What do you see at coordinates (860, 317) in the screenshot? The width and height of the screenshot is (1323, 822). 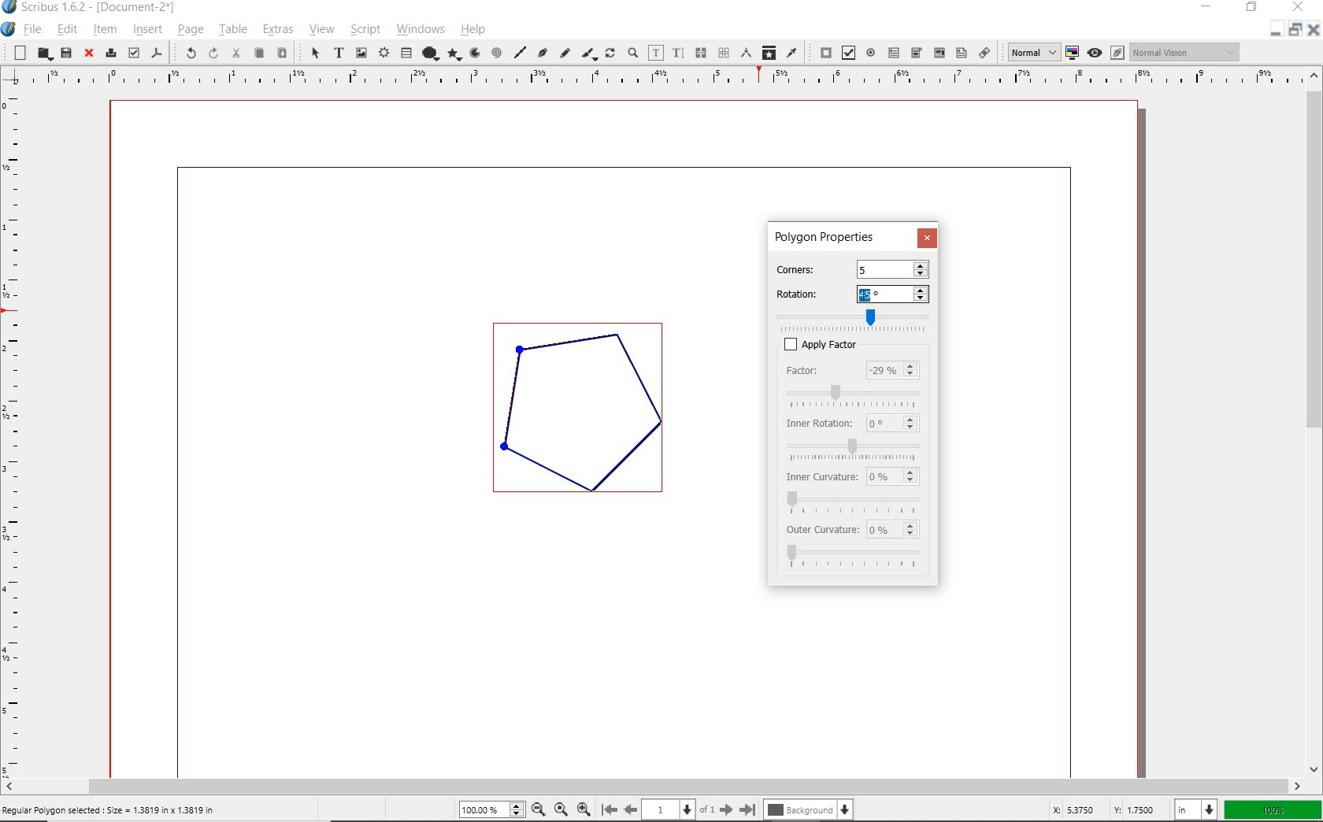 I see `slider rotate` at bounding box center [860, 317].